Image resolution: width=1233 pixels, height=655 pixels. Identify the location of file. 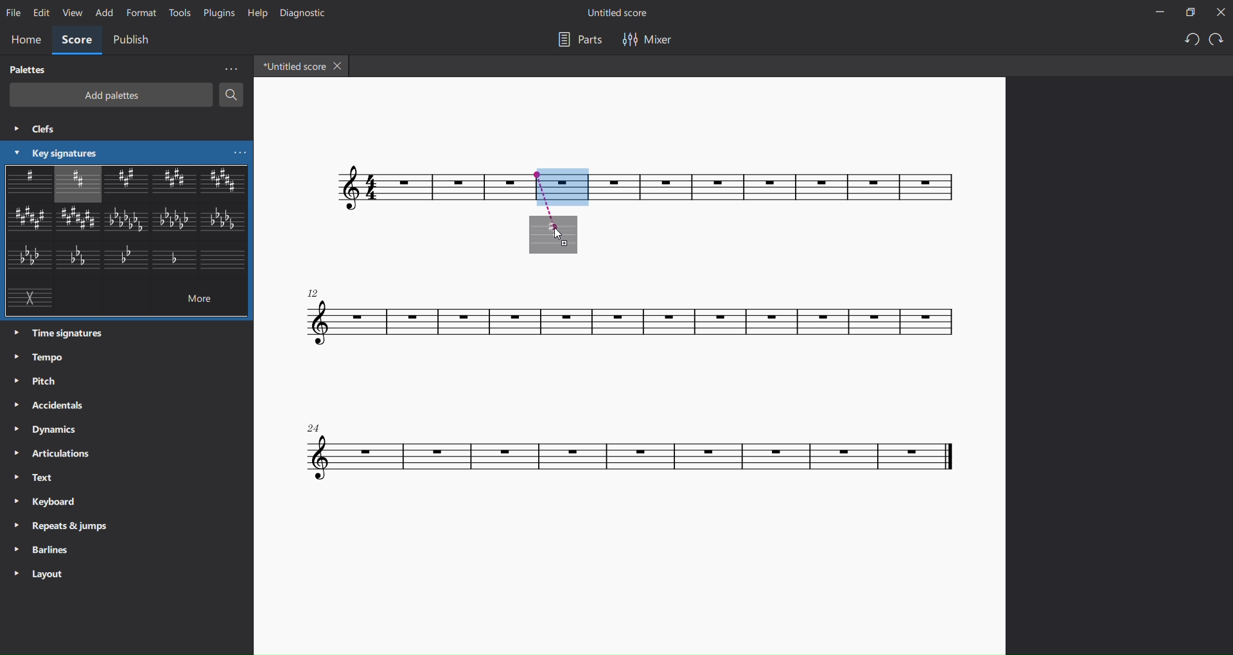
(15, 12).